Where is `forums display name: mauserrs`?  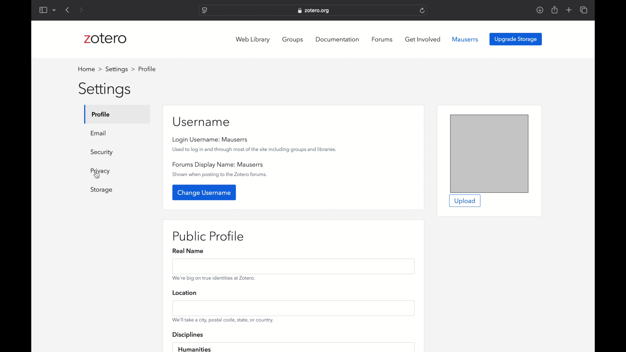 forums display name: mauserrs is located at coordinates (219, 165).